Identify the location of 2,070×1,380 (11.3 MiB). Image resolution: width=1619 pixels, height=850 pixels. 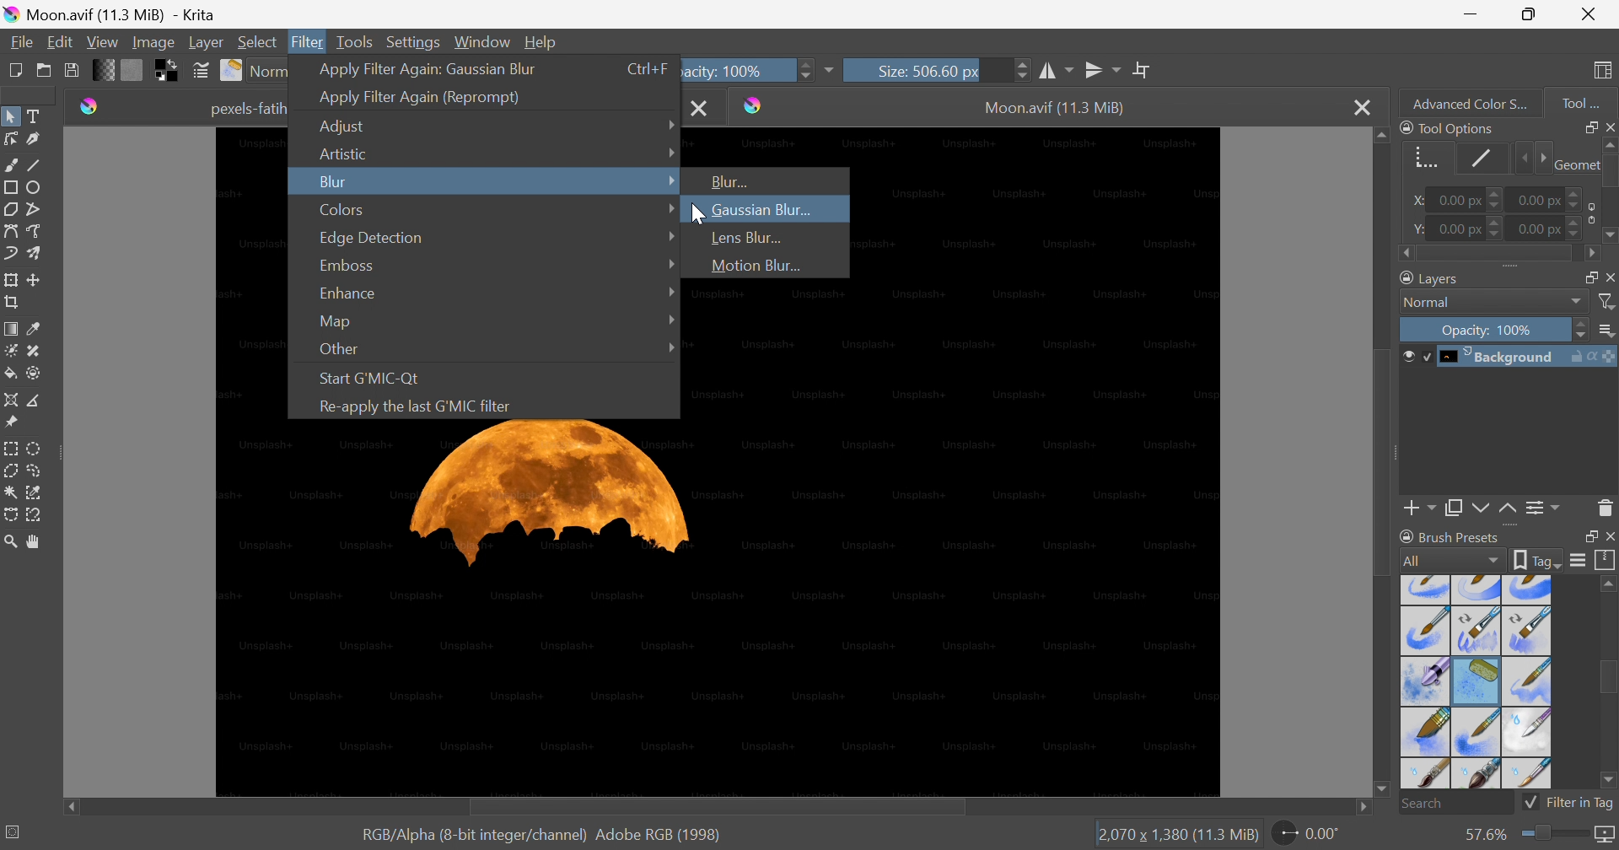
(1176, 836).